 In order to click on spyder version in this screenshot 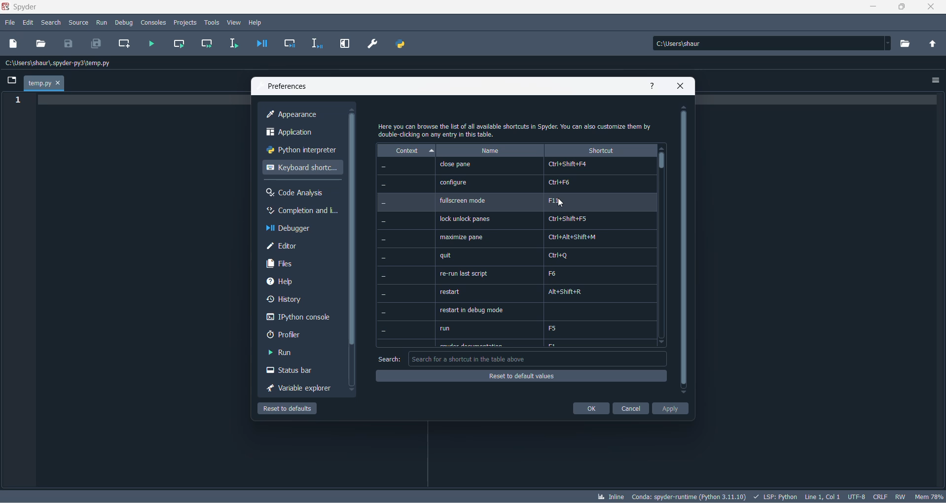, I will do `click(691, 495)`.